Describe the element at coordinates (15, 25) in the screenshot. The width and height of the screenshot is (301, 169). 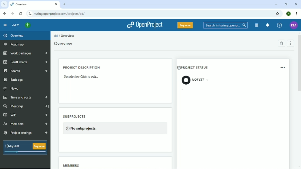
I see `dd` at that location.